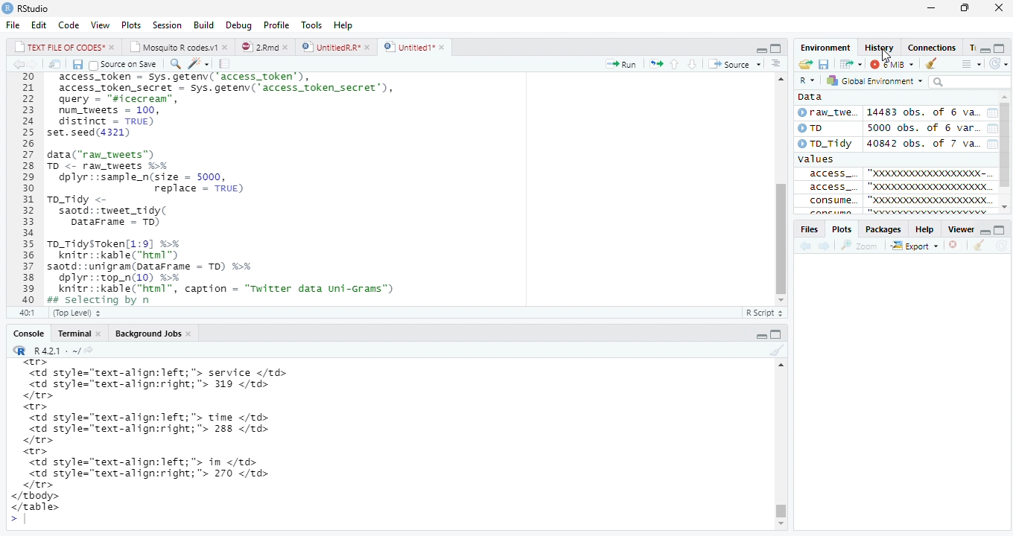 This screenshot has width=1013, height=536. I want to click on View, so click(100, 24).